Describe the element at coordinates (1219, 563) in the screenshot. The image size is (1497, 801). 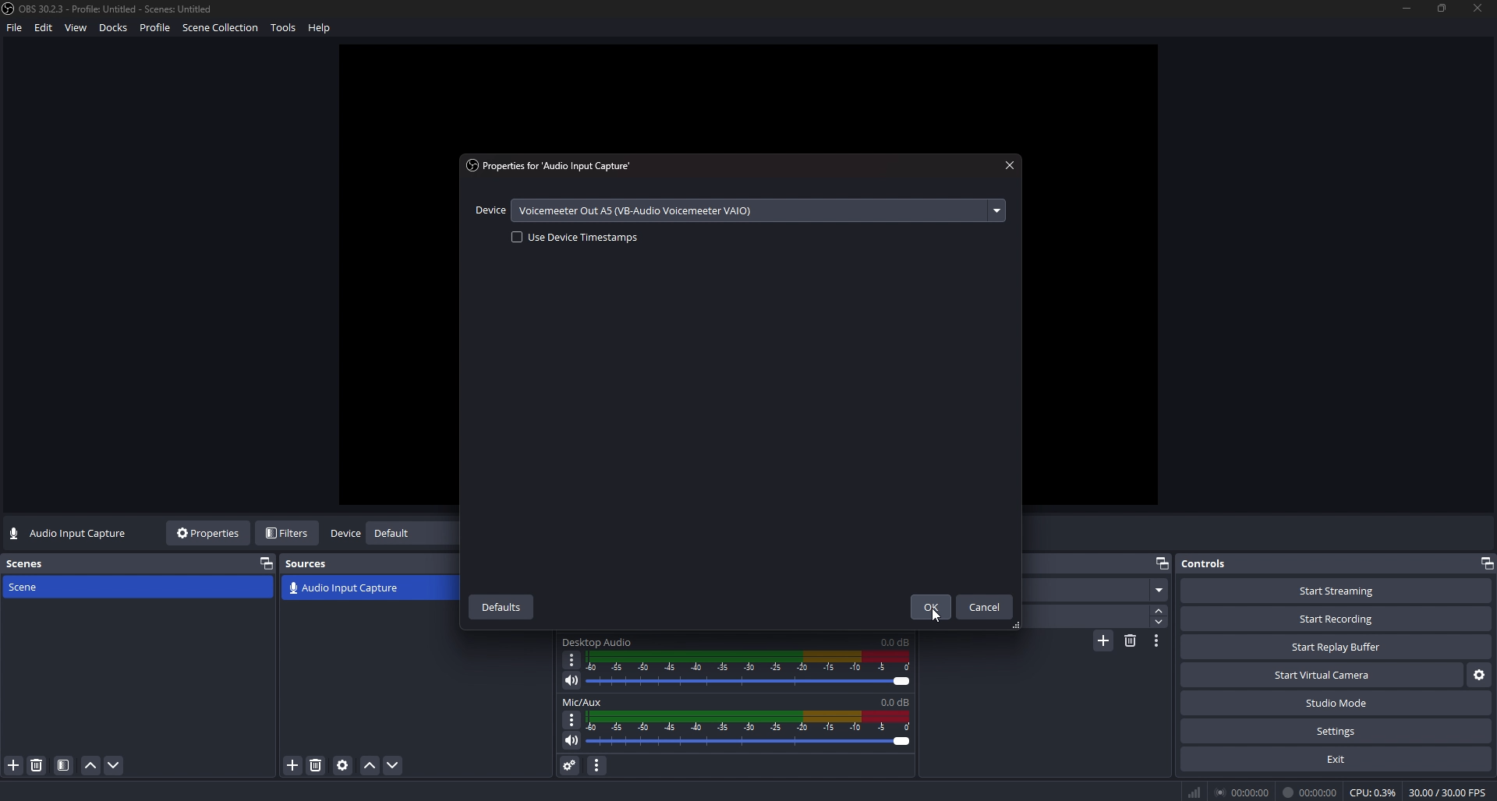
I see `controls` at that location.